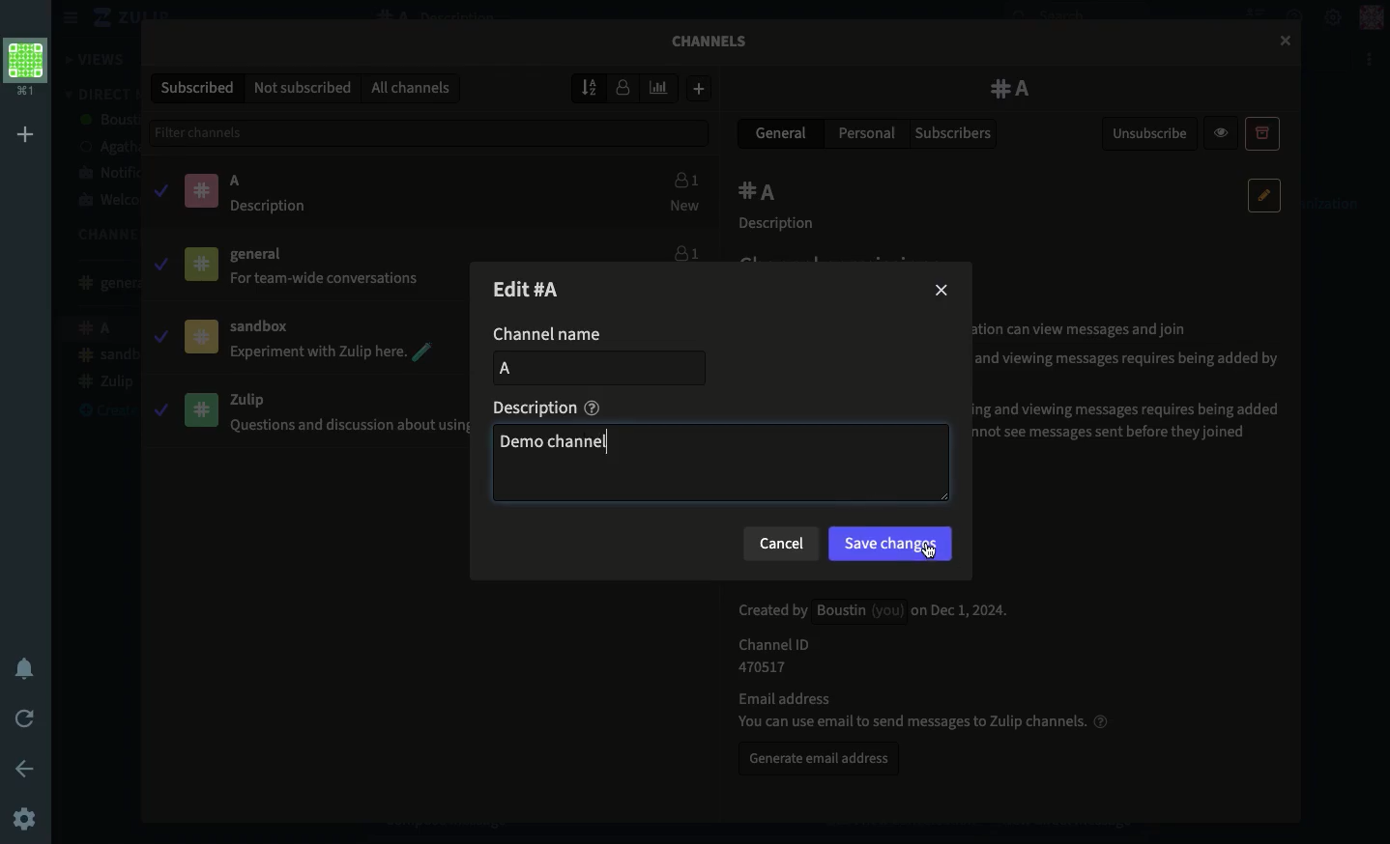 This screenshot has width=1390, height=844. Describe the element at coordinates (99, 94) in the screenshot. I see `DM` at that location.